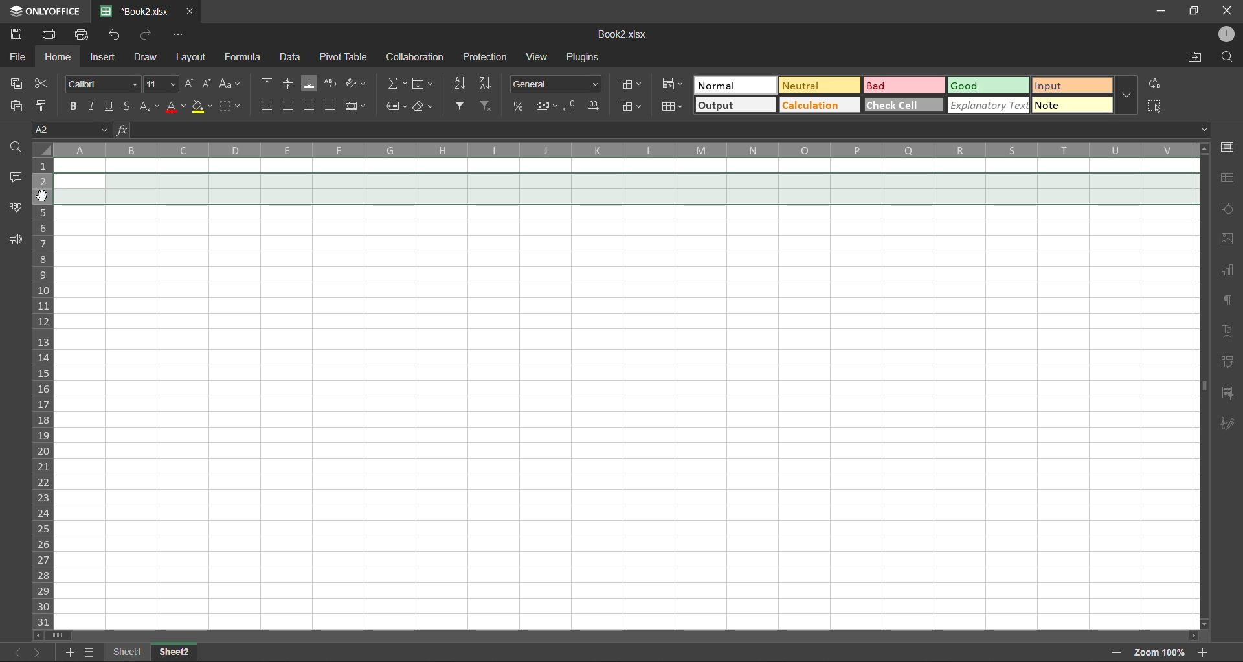  Describe the element at coordinates (290, 57) in the screenshot. I see `data` at that location.